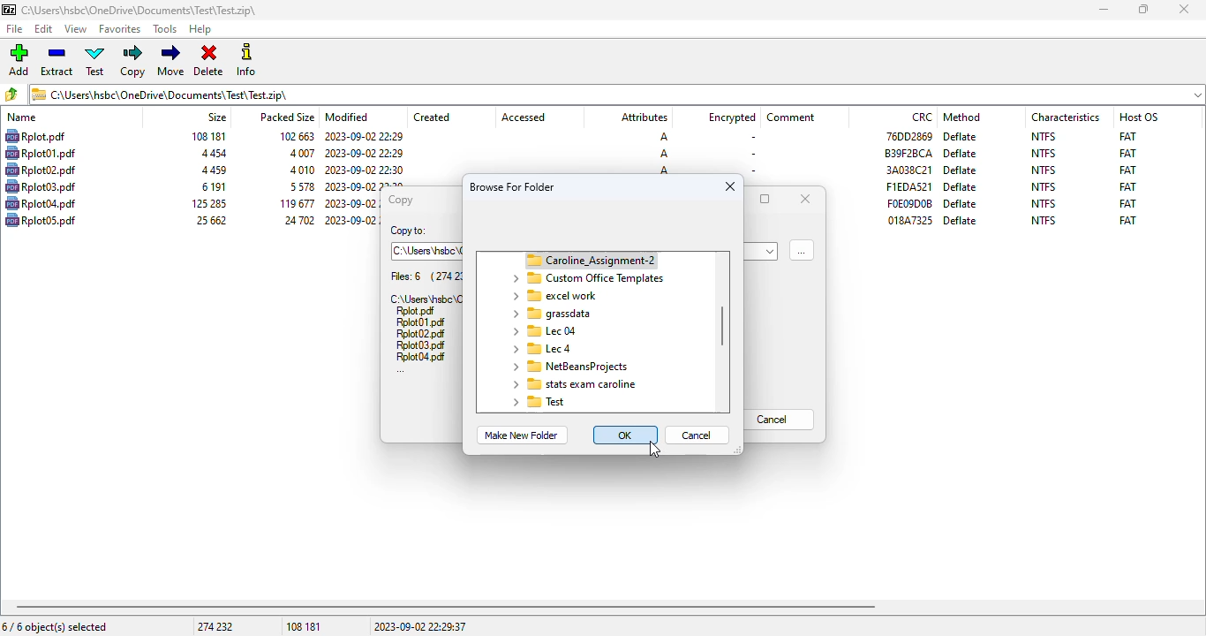  I want to click on size, so click(207, 136).